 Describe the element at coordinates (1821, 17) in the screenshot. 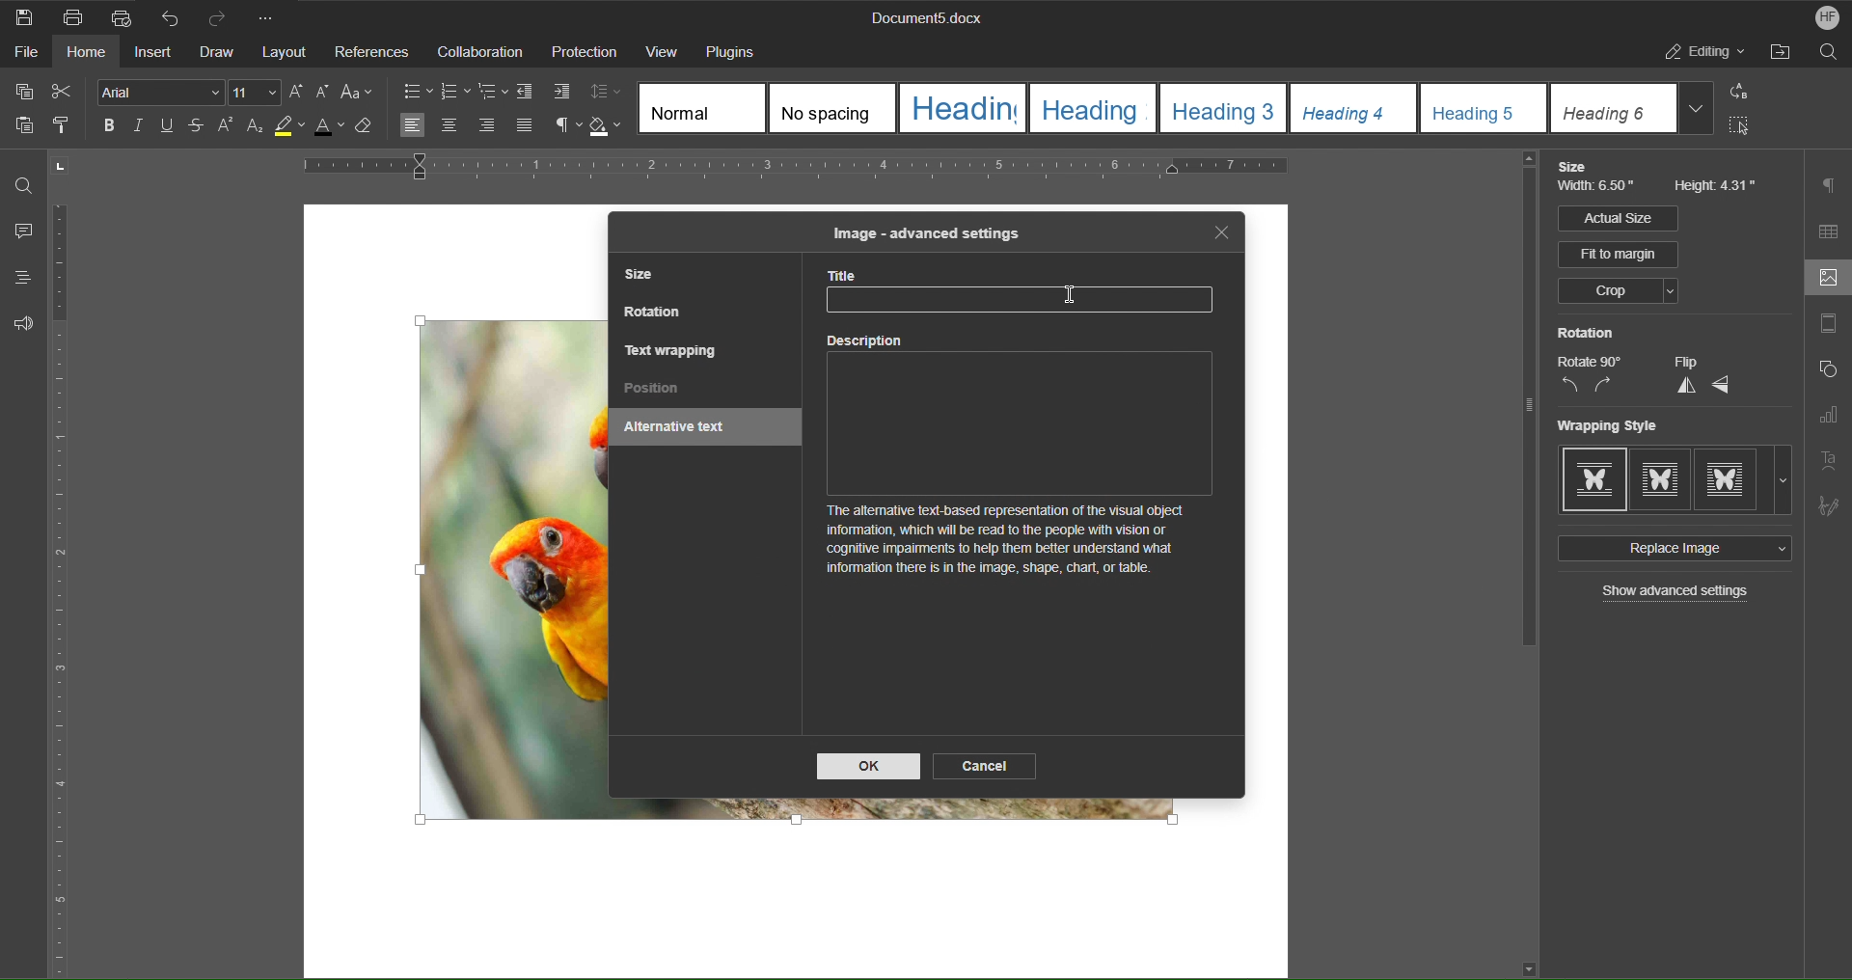

I see `Account` at that location.